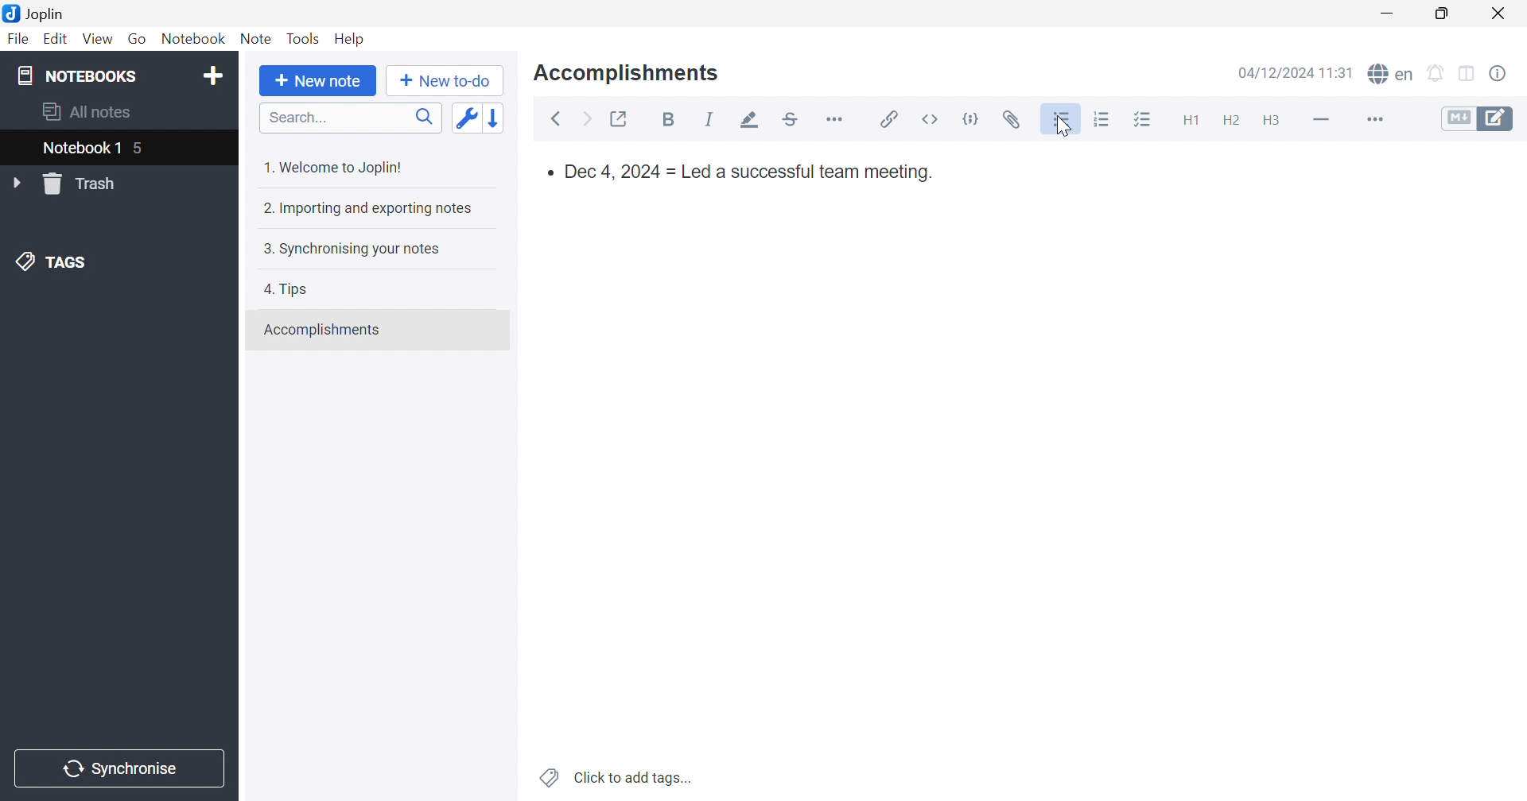 The image size is (1527, 801). I want to click on Synchronise, so click(116, 769).